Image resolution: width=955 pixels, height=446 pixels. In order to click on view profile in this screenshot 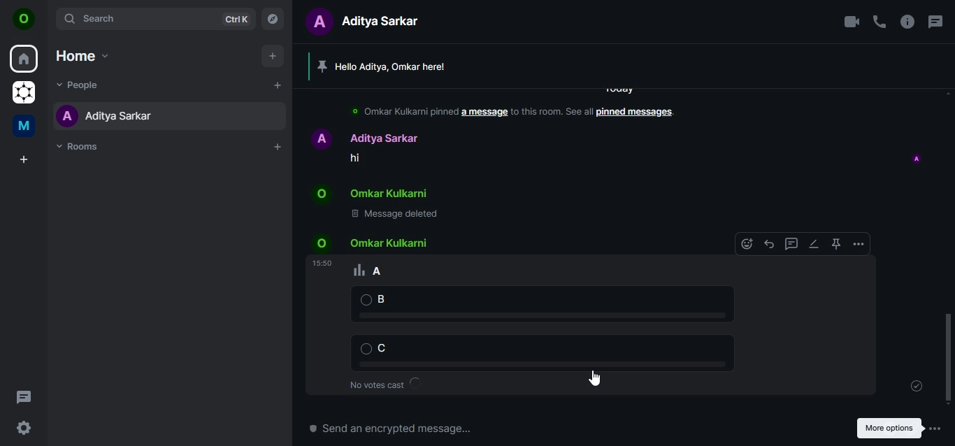, I will do `click(24, 20)`.